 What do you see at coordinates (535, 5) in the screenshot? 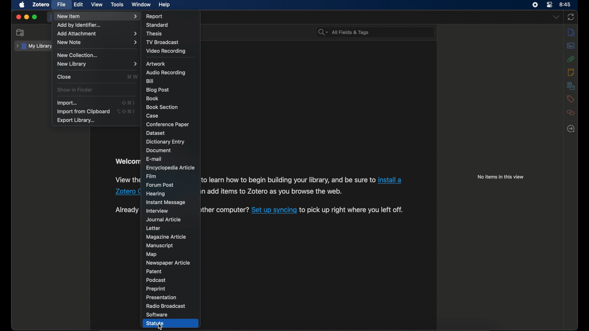
I see `control center` at bounding box center [535, 5].